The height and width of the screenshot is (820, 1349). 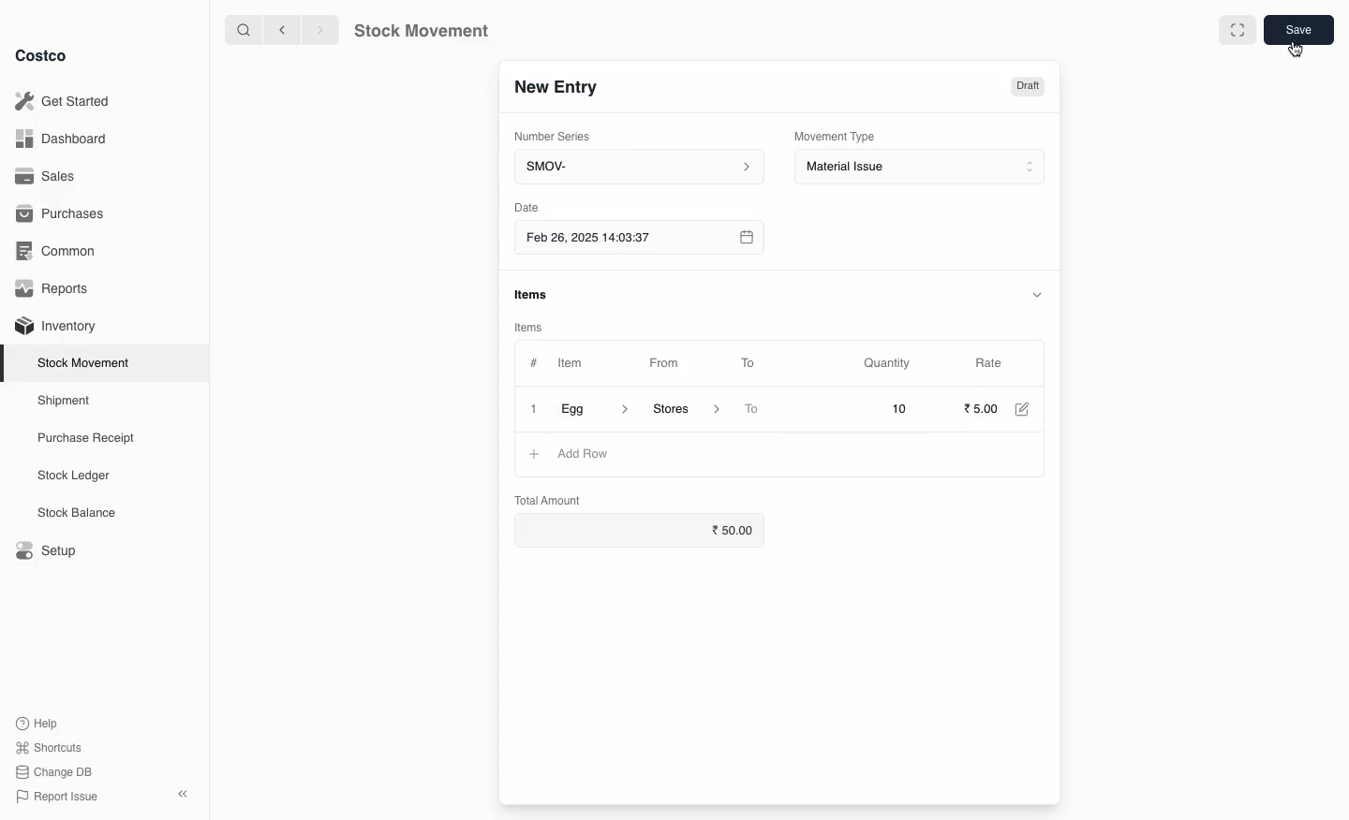 I want to click on Reports, so click(x=56, y=288).